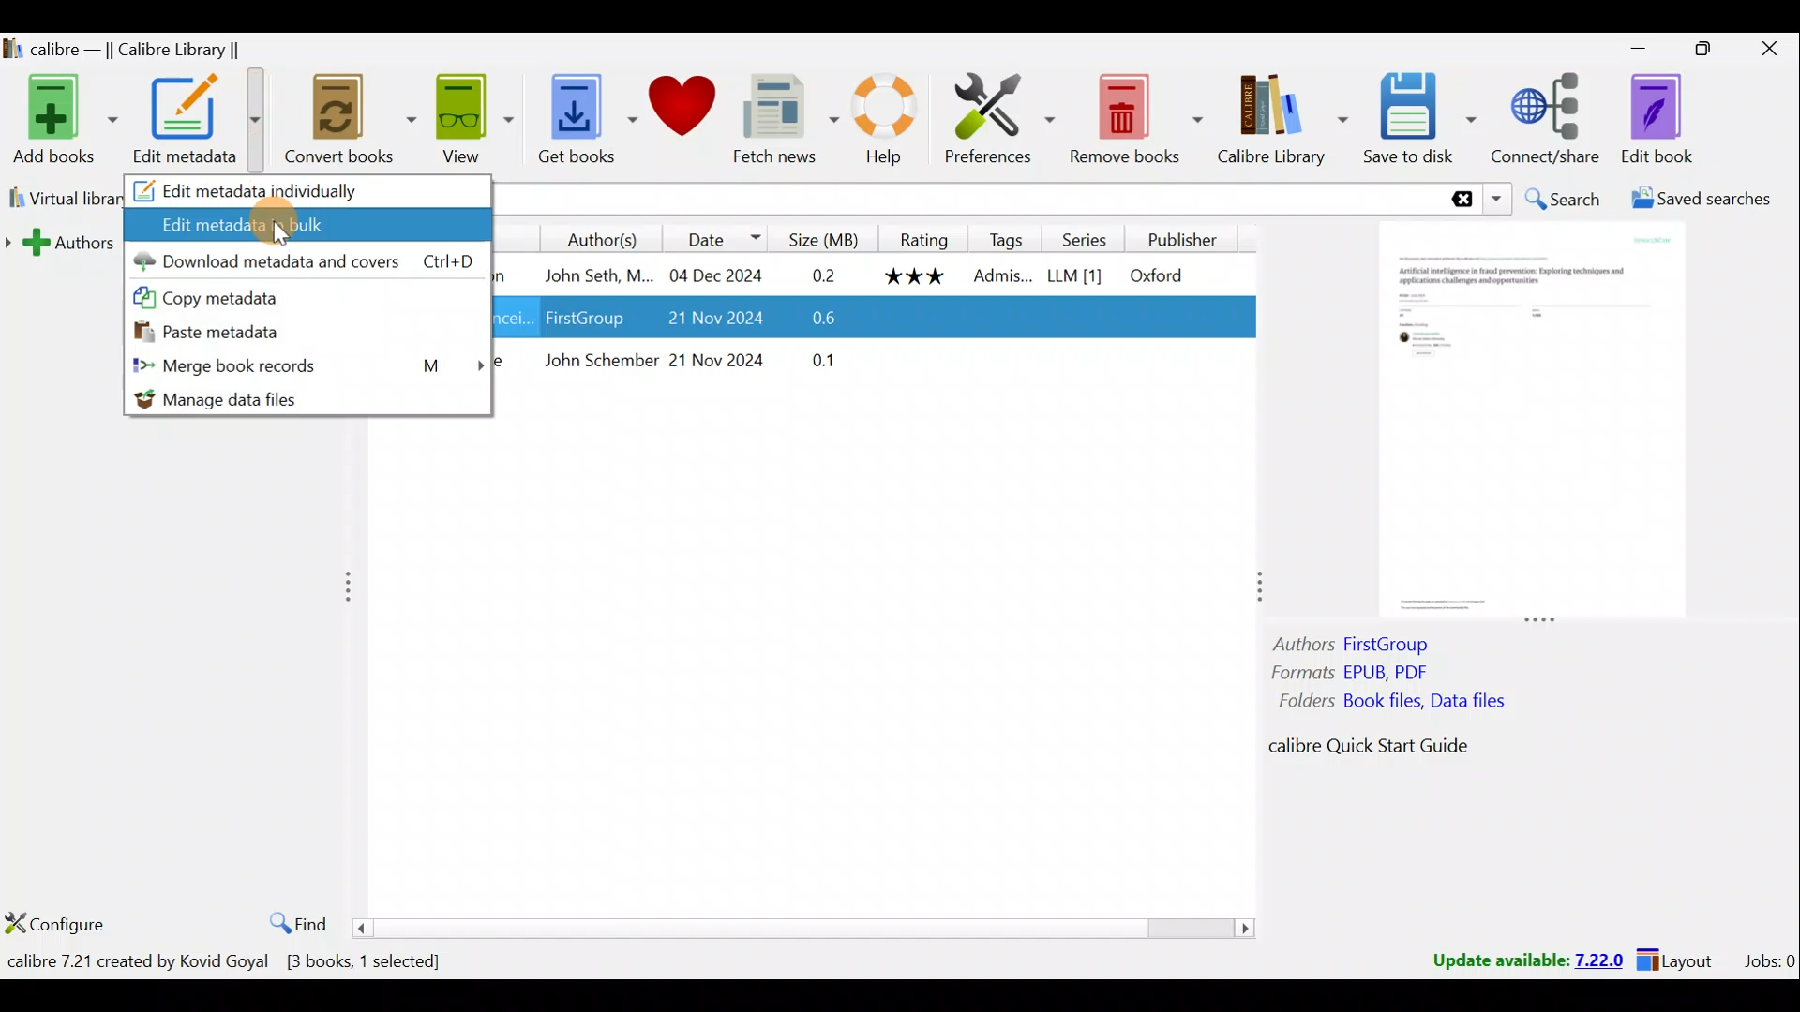 The image size is (1800, 1012). What do you see at coordinates (310, 191) in the screenshot?
I see `Edit metadata individiually` at bounding box center [310, 191].